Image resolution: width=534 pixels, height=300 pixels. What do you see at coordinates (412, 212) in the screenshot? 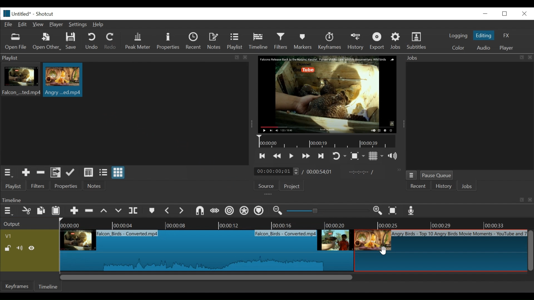
I see `Record audio` at bounding box center [412, 212].